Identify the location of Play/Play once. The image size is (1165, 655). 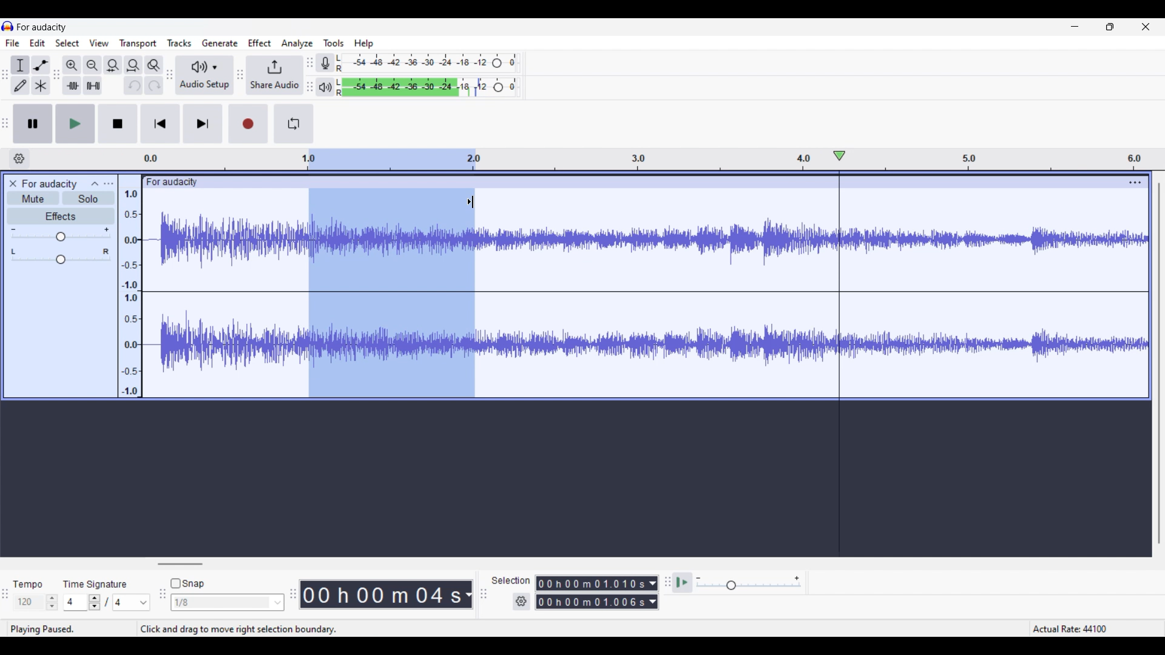
(75, 124).